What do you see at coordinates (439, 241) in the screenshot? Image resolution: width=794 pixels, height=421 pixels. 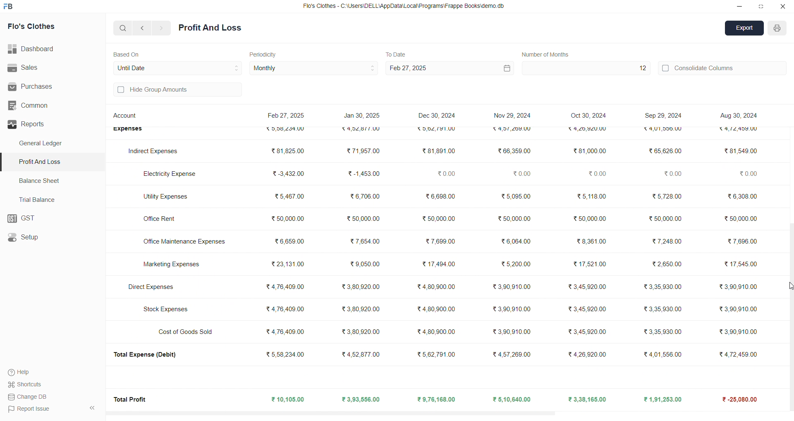 I see `₹7,699.00` at bounding box center [439, 241].